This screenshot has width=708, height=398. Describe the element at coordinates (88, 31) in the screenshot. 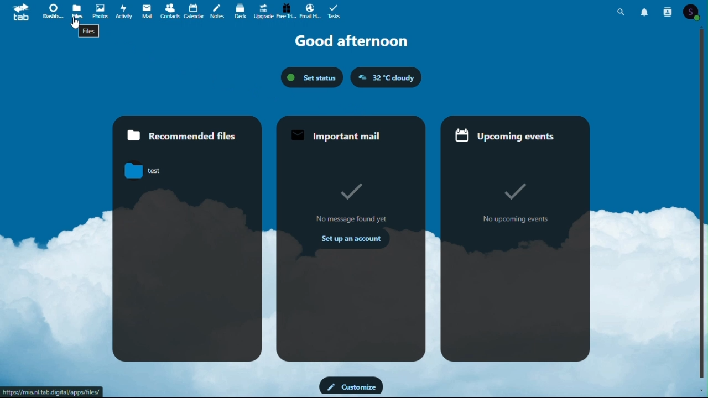

I see `Text` at that location.